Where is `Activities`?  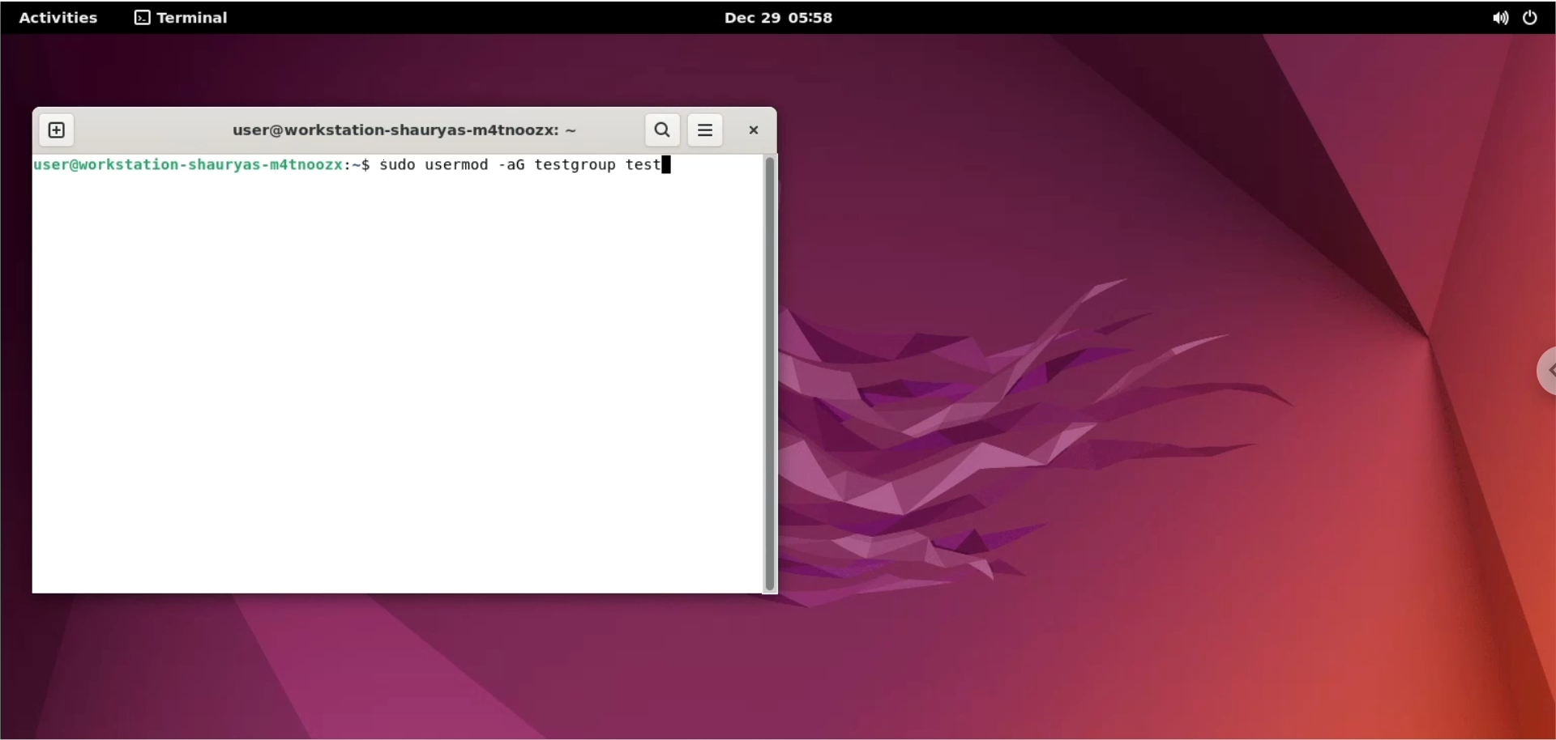
Activities is located at coordinates (61, 18).